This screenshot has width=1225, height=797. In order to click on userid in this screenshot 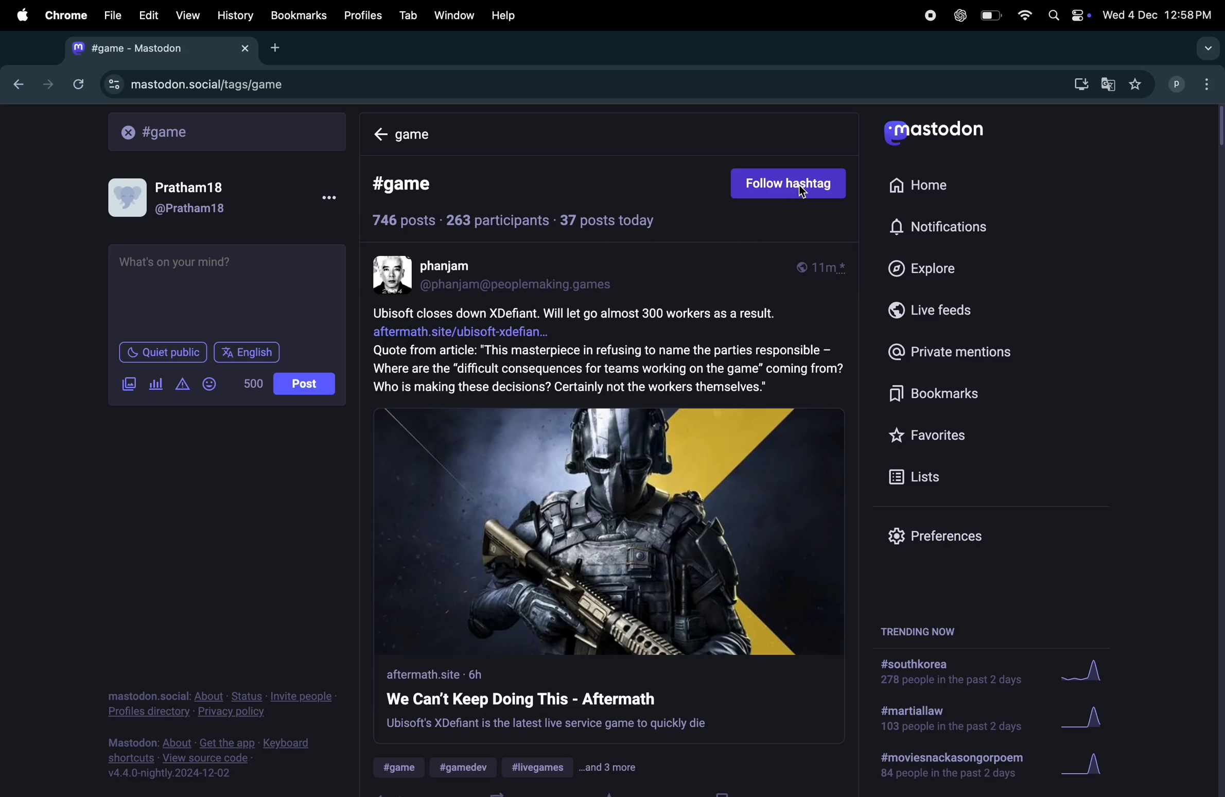, I will do `click(524, 285)`.